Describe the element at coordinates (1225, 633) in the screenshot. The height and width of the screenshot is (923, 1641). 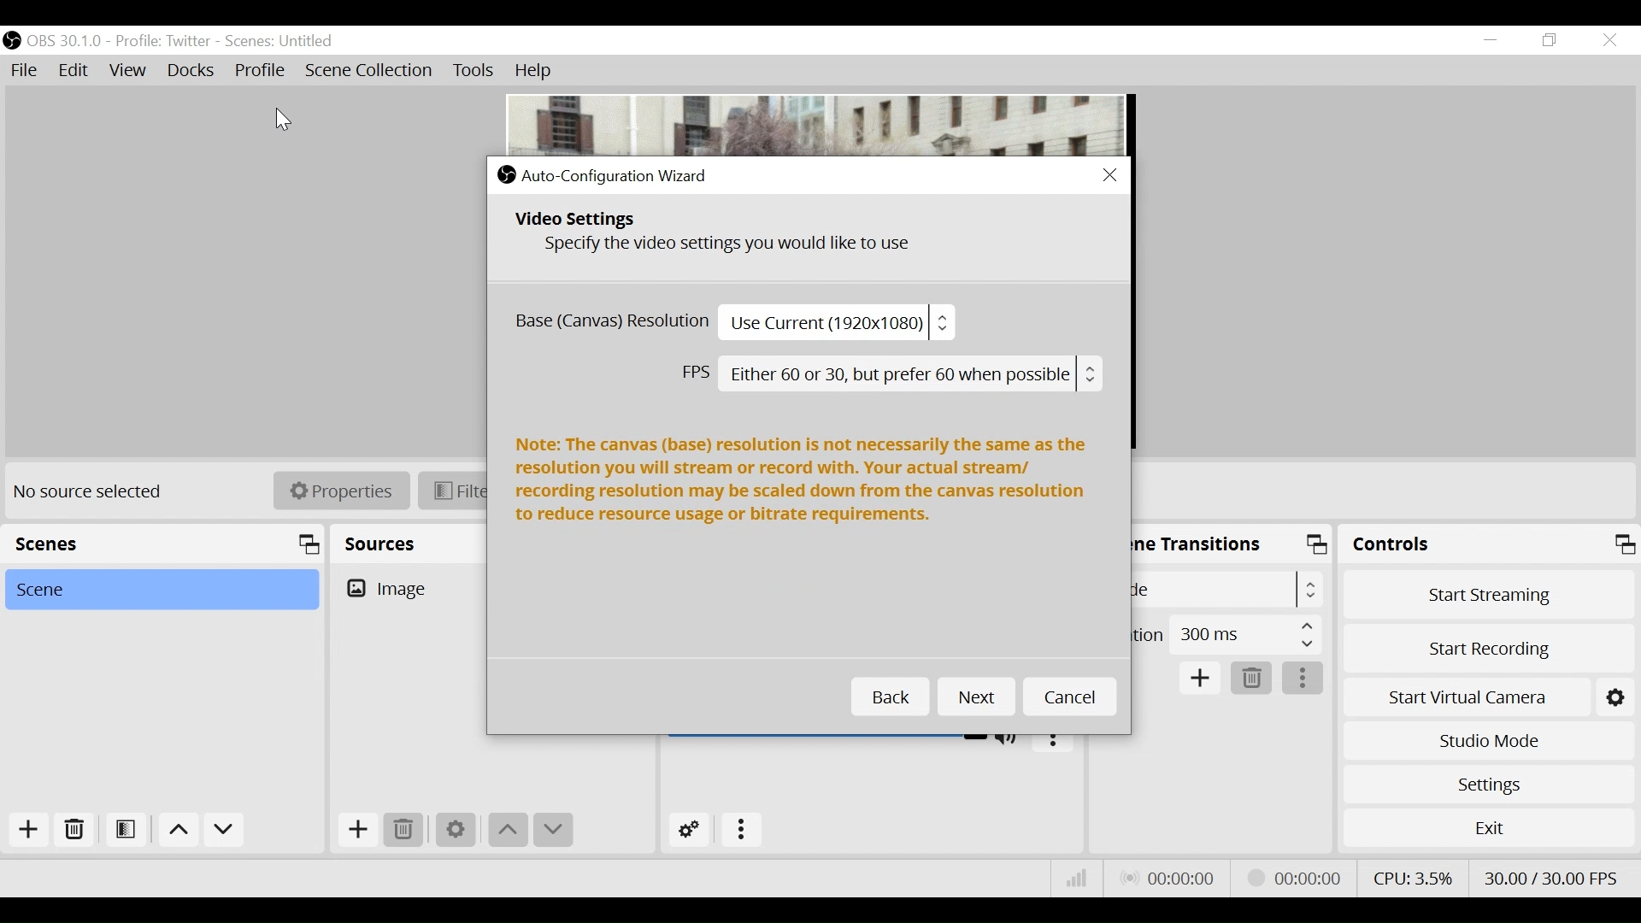
I see `Select Duration` at that location.